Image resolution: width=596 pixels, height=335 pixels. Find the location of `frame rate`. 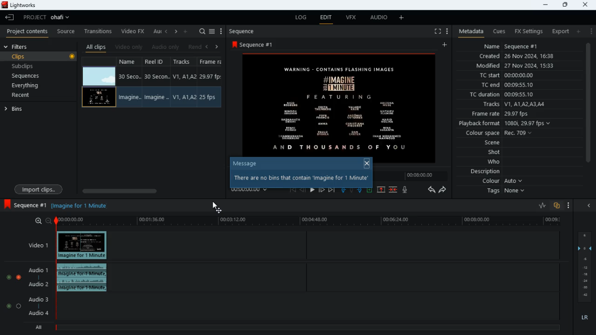

frame rate is located at coordinates (510, 114).